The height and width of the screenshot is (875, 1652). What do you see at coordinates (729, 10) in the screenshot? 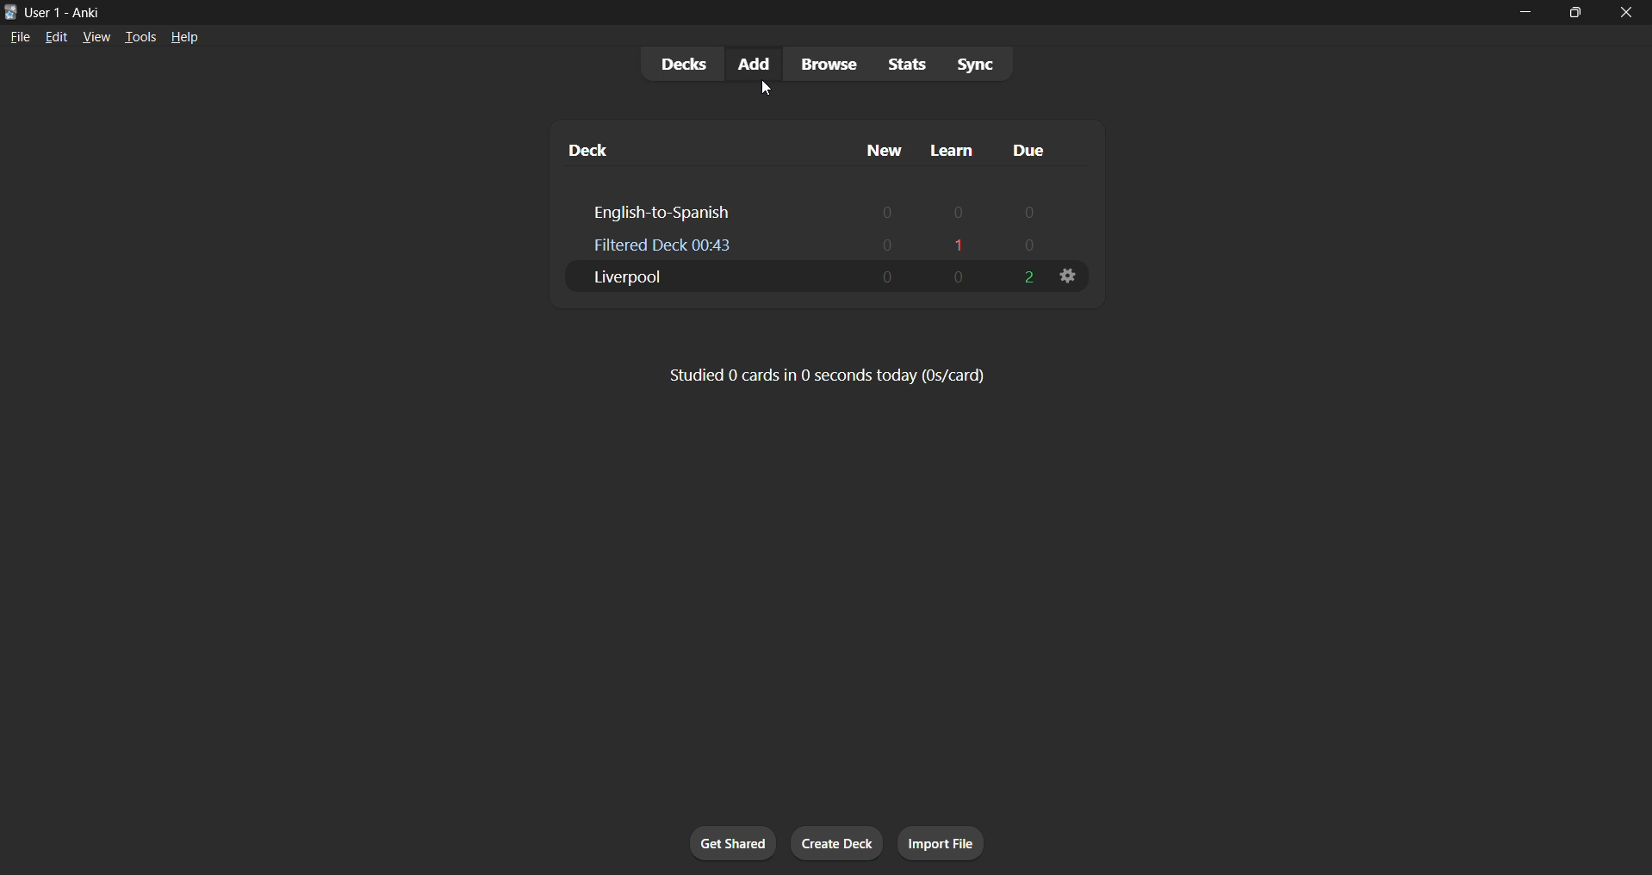
I see `title bar` at bounding box center [729, 10].